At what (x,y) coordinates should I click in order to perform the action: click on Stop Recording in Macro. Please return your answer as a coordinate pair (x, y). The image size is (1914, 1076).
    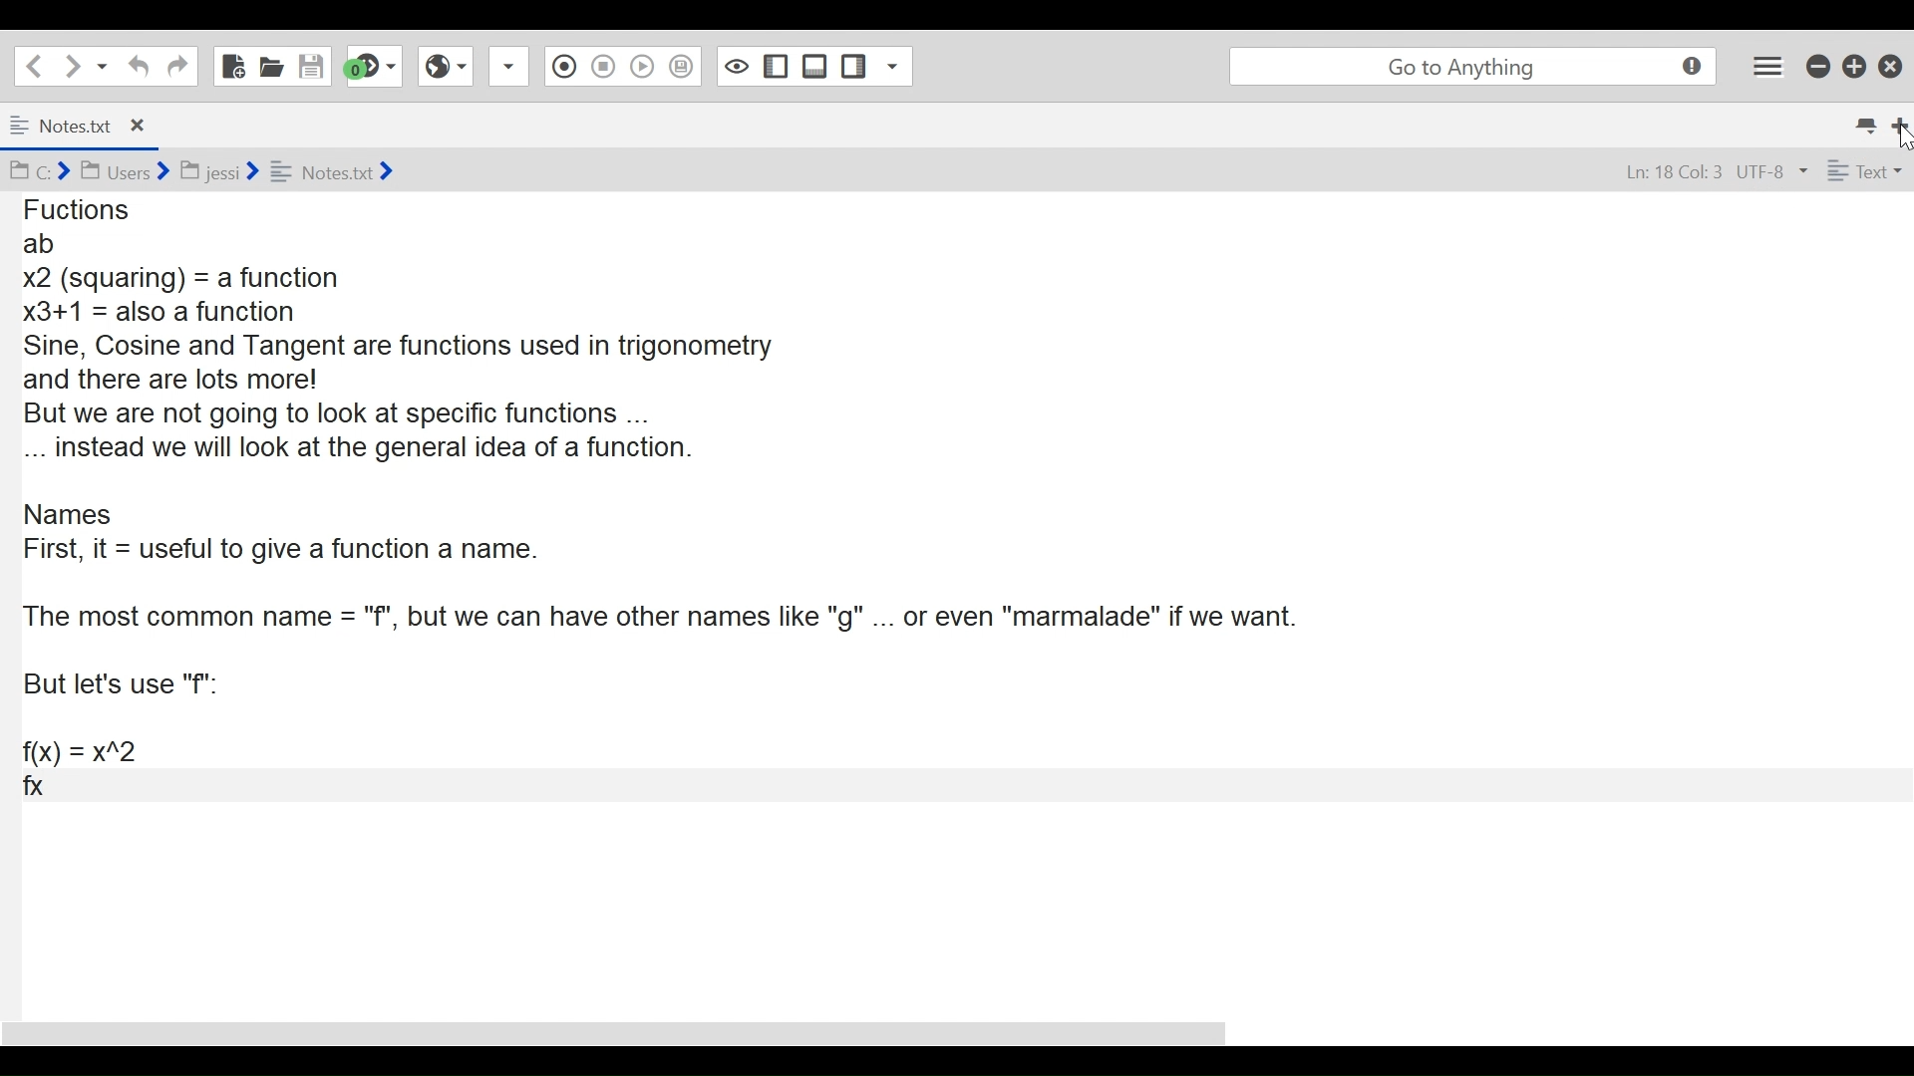
    Looking at the image, I should click on (602, 69).